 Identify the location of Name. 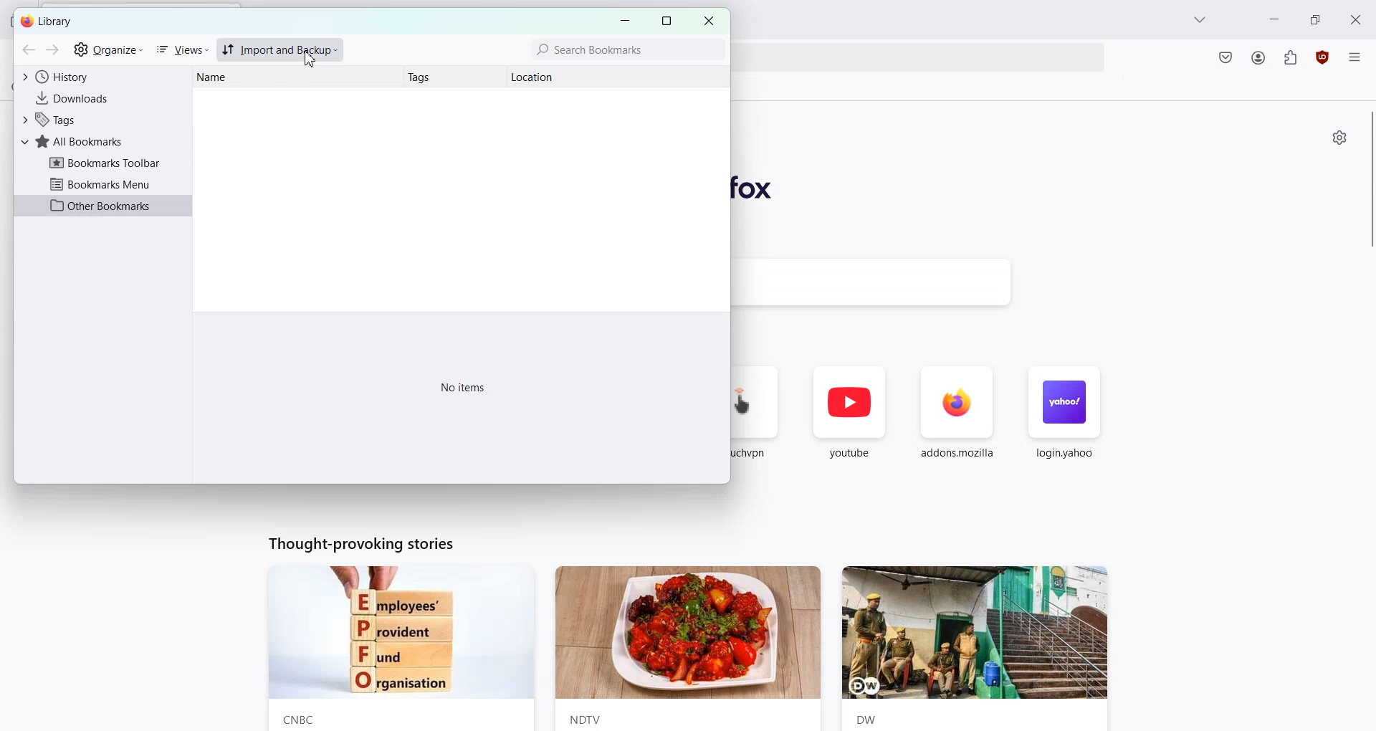
(225, 76).